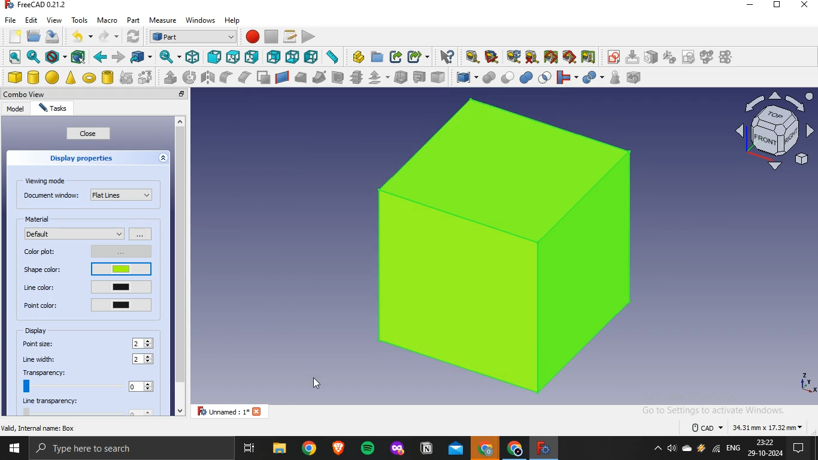 The height and width of the screenshot is (460, 818). Describe the element at coordinates (40, 343) in the screenshot. I see `point size` at that location.